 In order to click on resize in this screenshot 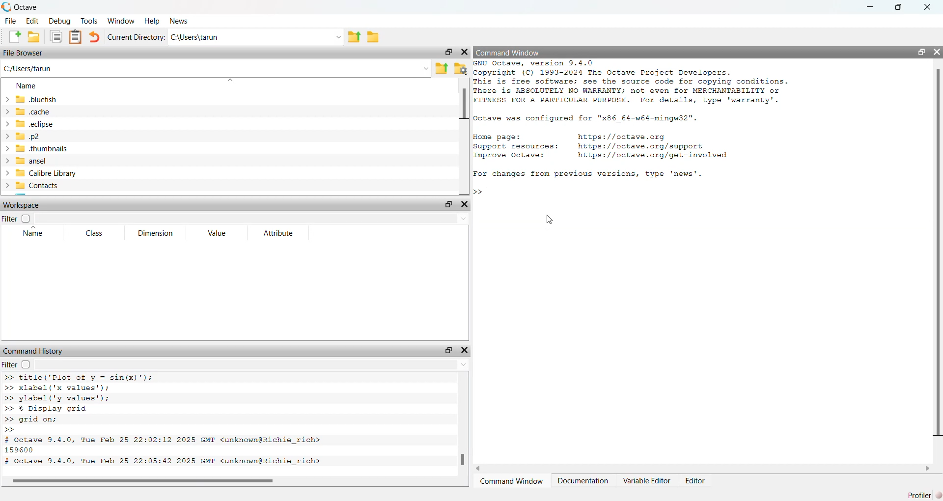, I will do `click(921, 52)`.